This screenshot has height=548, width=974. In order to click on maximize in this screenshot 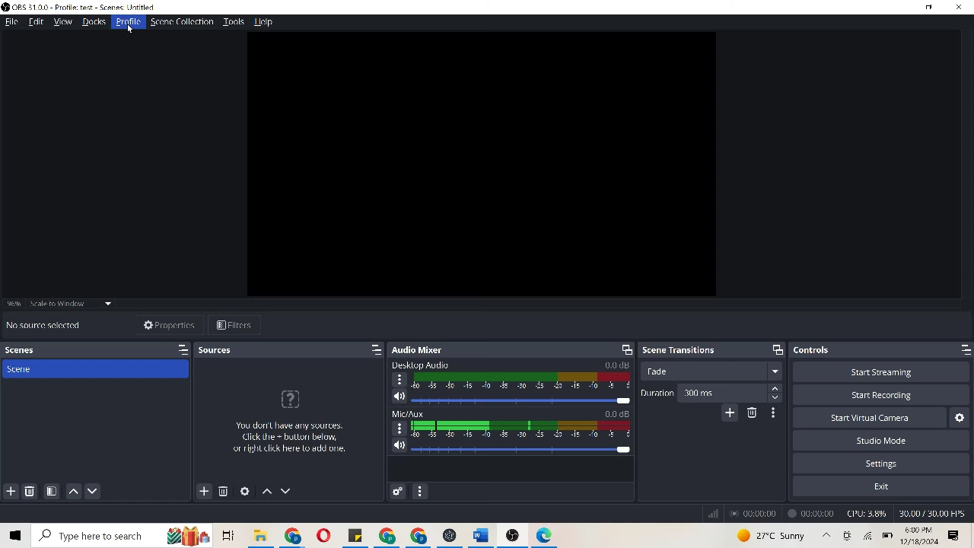, I will do `click(368, 349)`.